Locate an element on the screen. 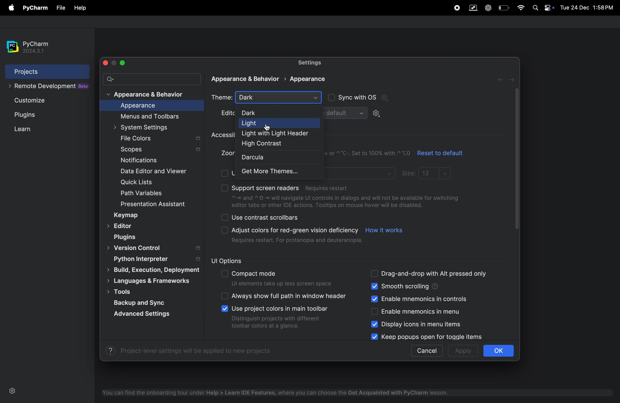 This screenshot has height=403, width=620. Project-level settings will be applied to new projects. is located at coordinates (198, 351).